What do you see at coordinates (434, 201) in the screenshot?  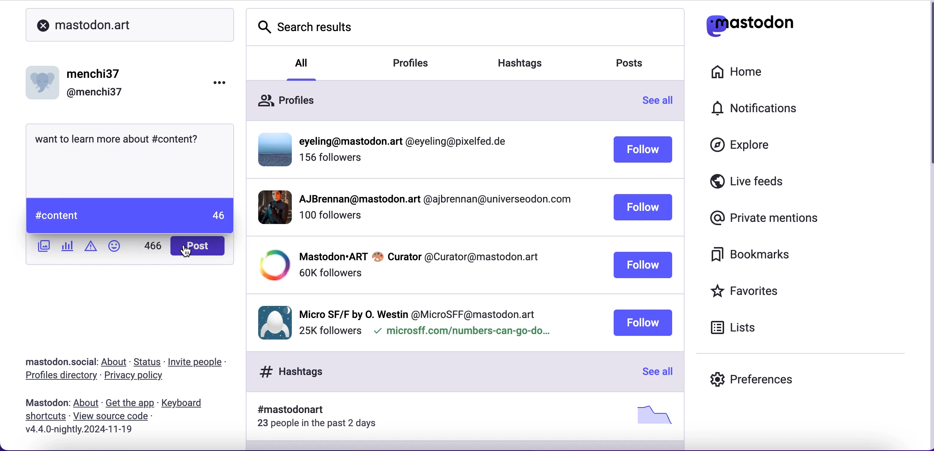 I see `profile` at bounding box center [434, 201].